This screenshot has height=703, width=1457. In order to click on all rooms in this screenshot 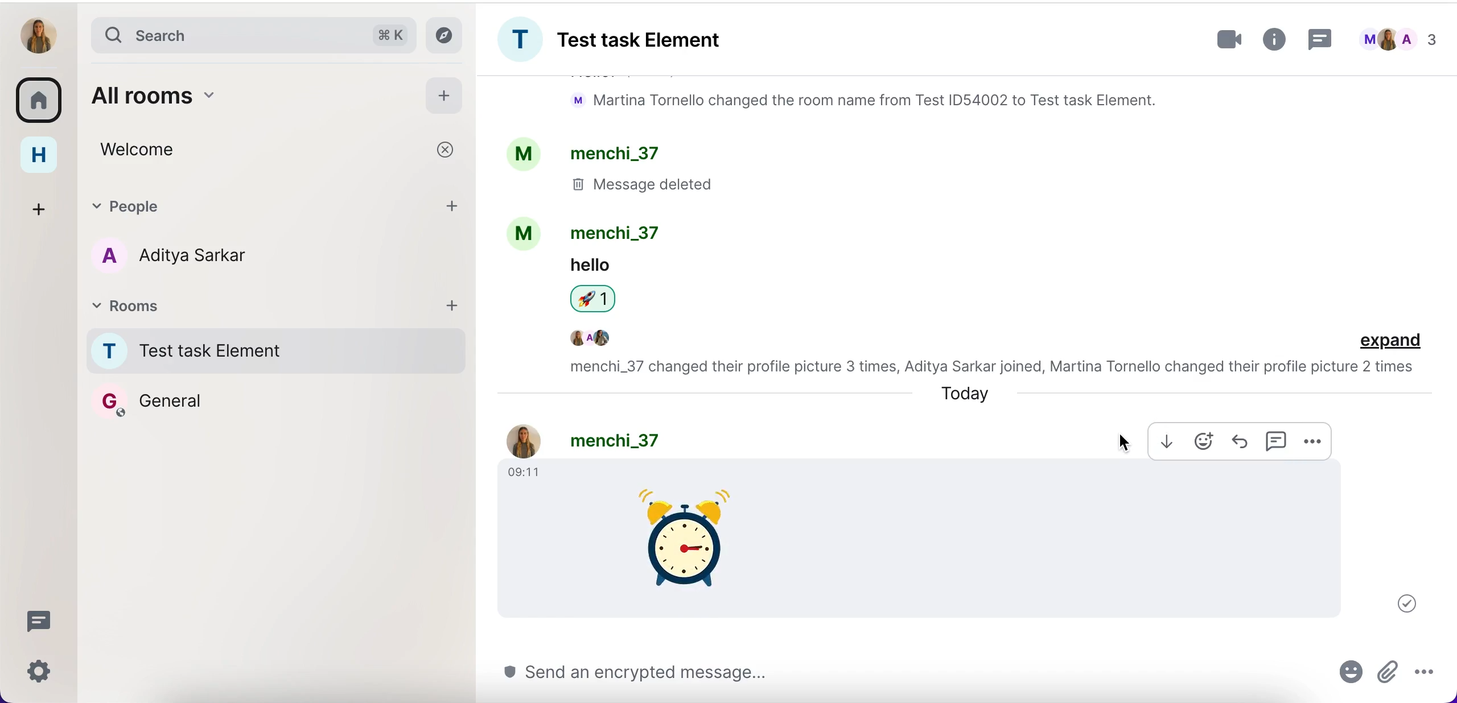, I will do `click(213, 94)`.